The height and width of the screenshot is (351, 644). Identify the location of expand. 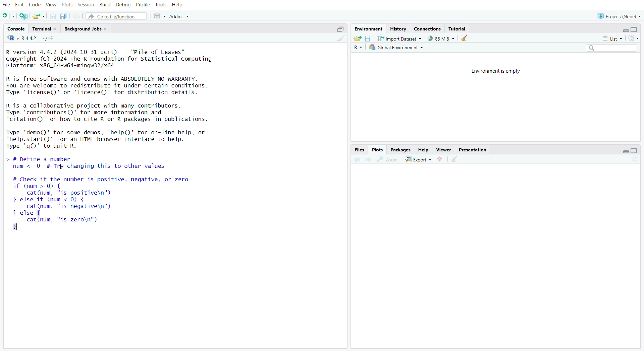
(623, 30).